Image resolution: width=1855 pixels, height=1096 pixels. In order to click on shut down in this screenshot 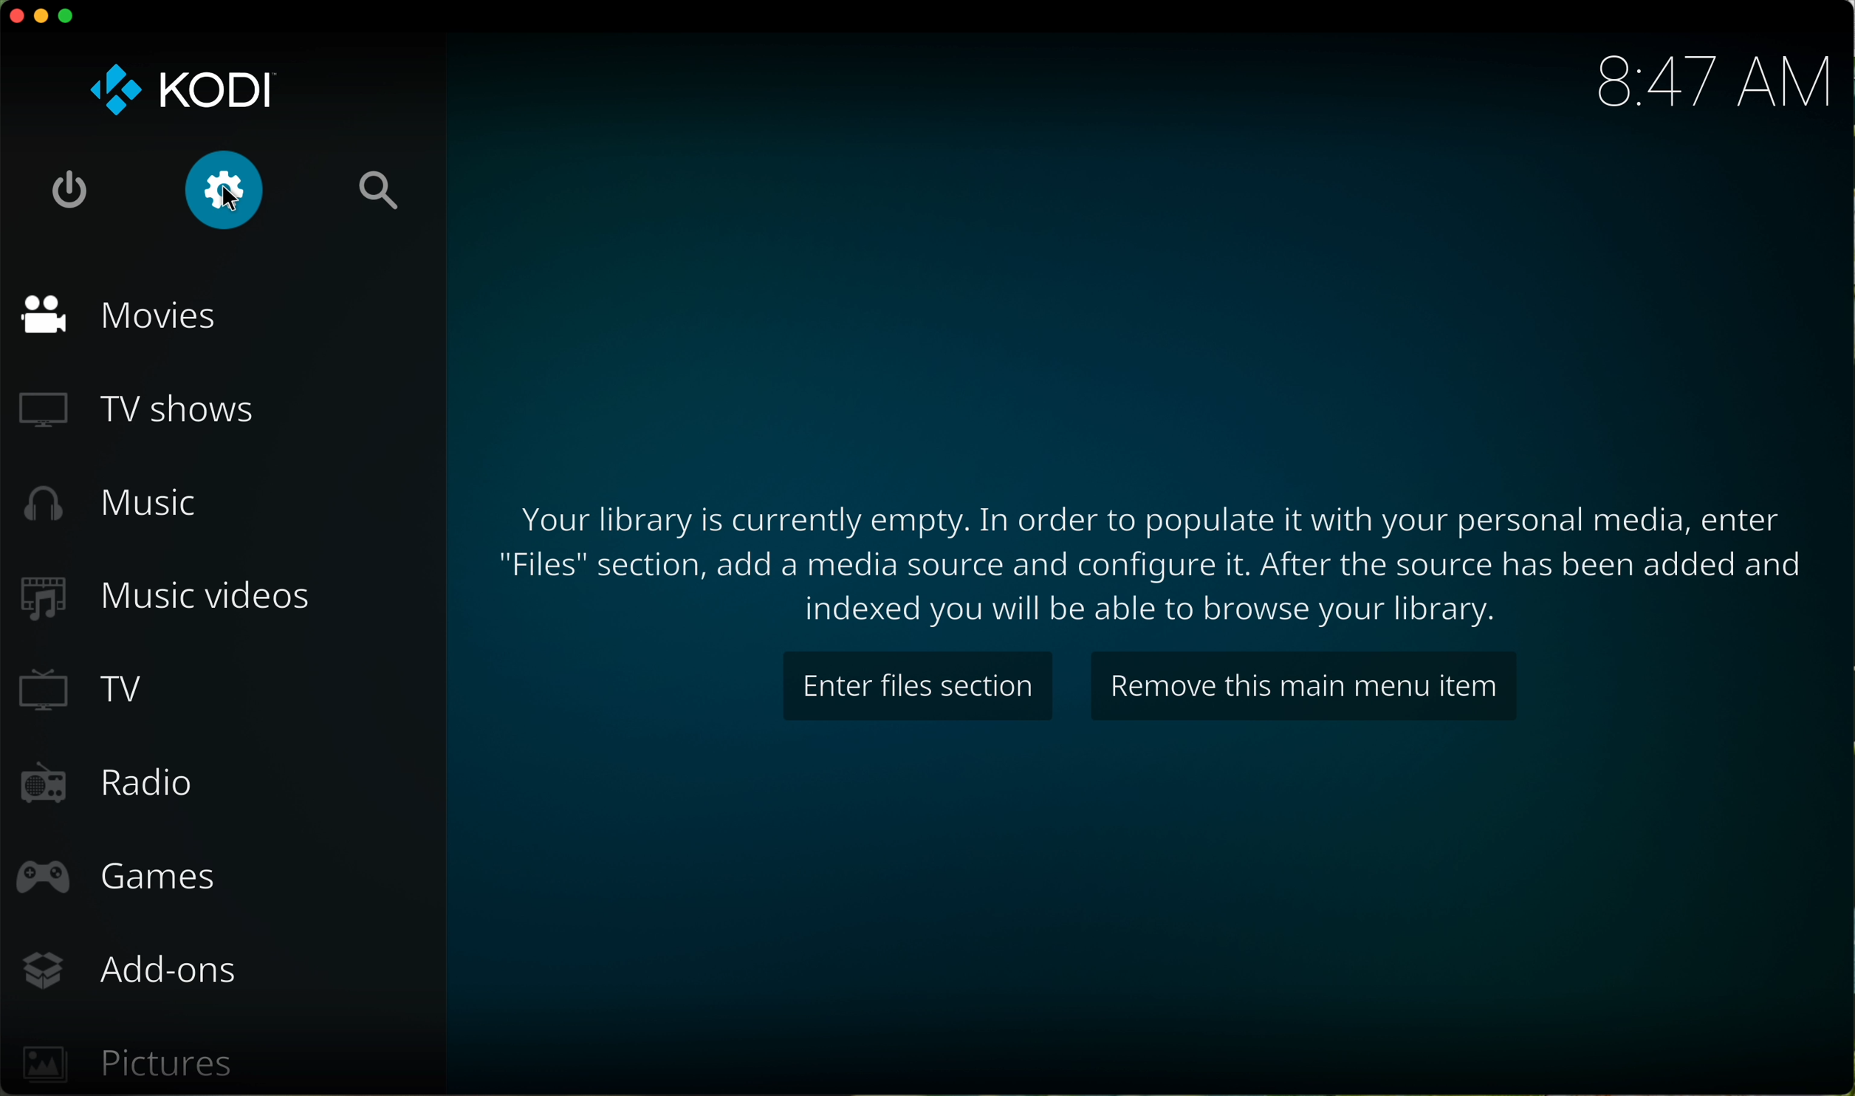, I will do `click(67, 188)`.